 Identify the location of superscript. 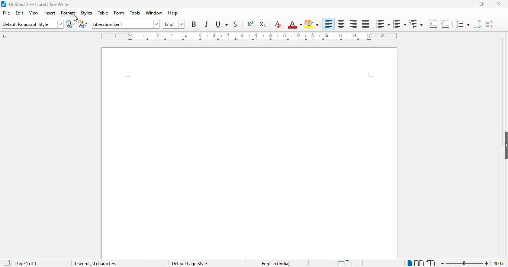
(250, 23).